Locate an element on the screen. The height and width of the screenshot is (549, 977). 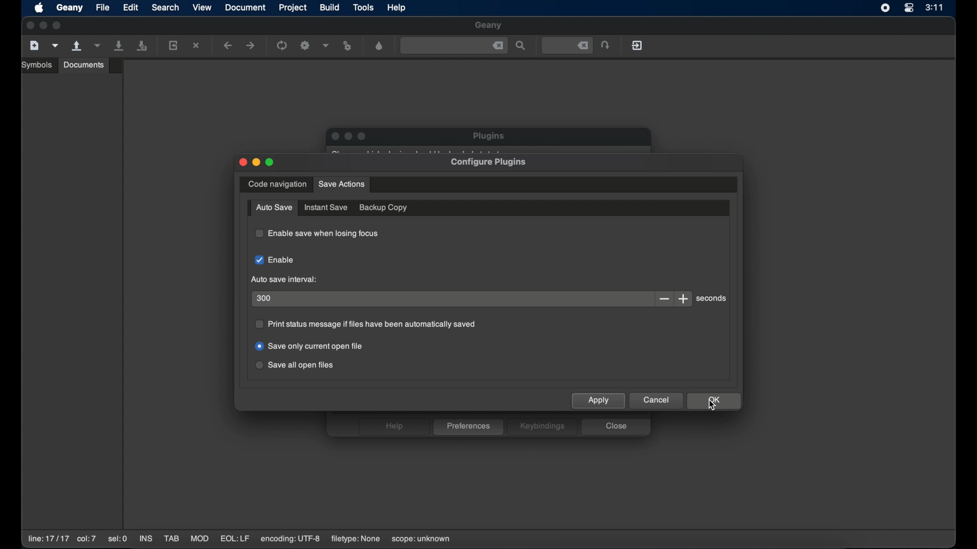
open a recent file is located at coordinates (97, 46).